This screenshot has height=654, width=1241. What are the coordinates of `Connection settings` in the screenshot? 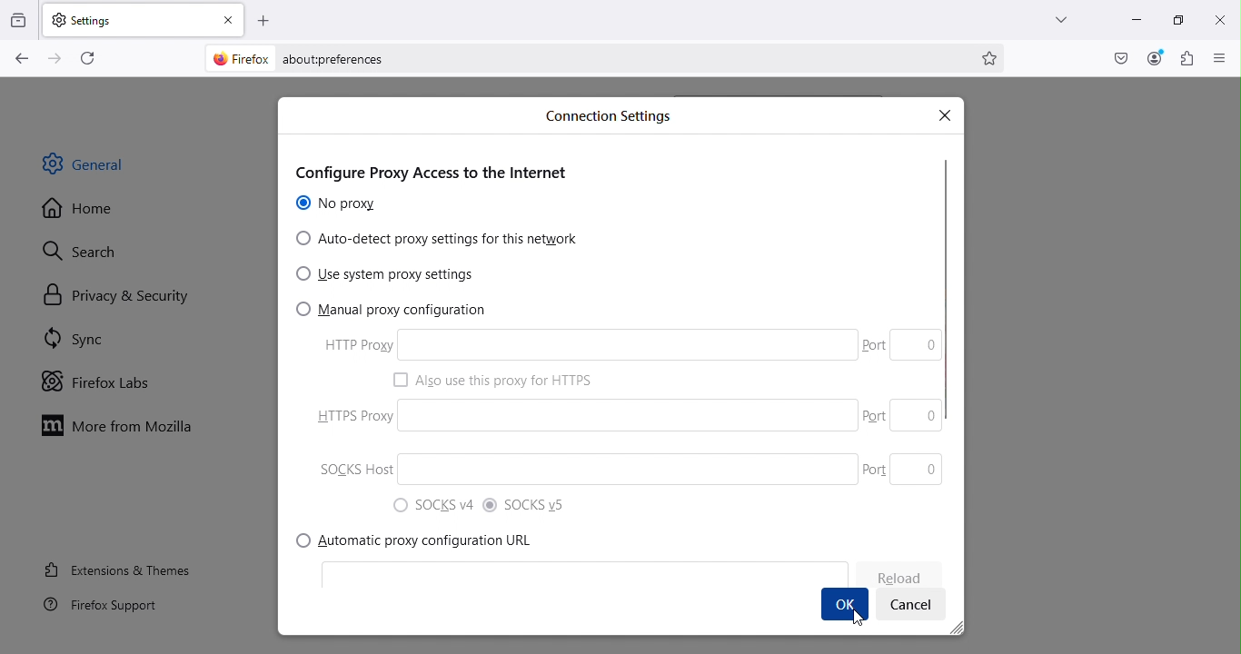 It's located at (616, 119).